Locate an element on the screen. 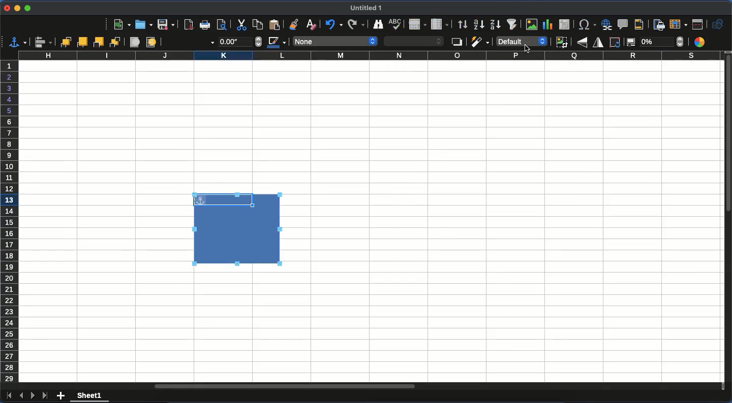 This screenshot has width=732, height=403. line color is located at coordinates (277, 44).